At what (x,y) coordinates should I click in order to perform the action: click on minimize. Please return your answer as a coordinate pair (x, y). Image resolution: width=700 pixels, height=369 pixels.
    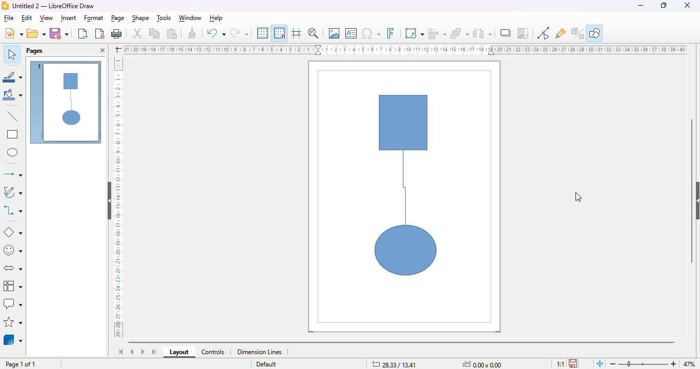
    Looking at the image, I should click on (641, 6).